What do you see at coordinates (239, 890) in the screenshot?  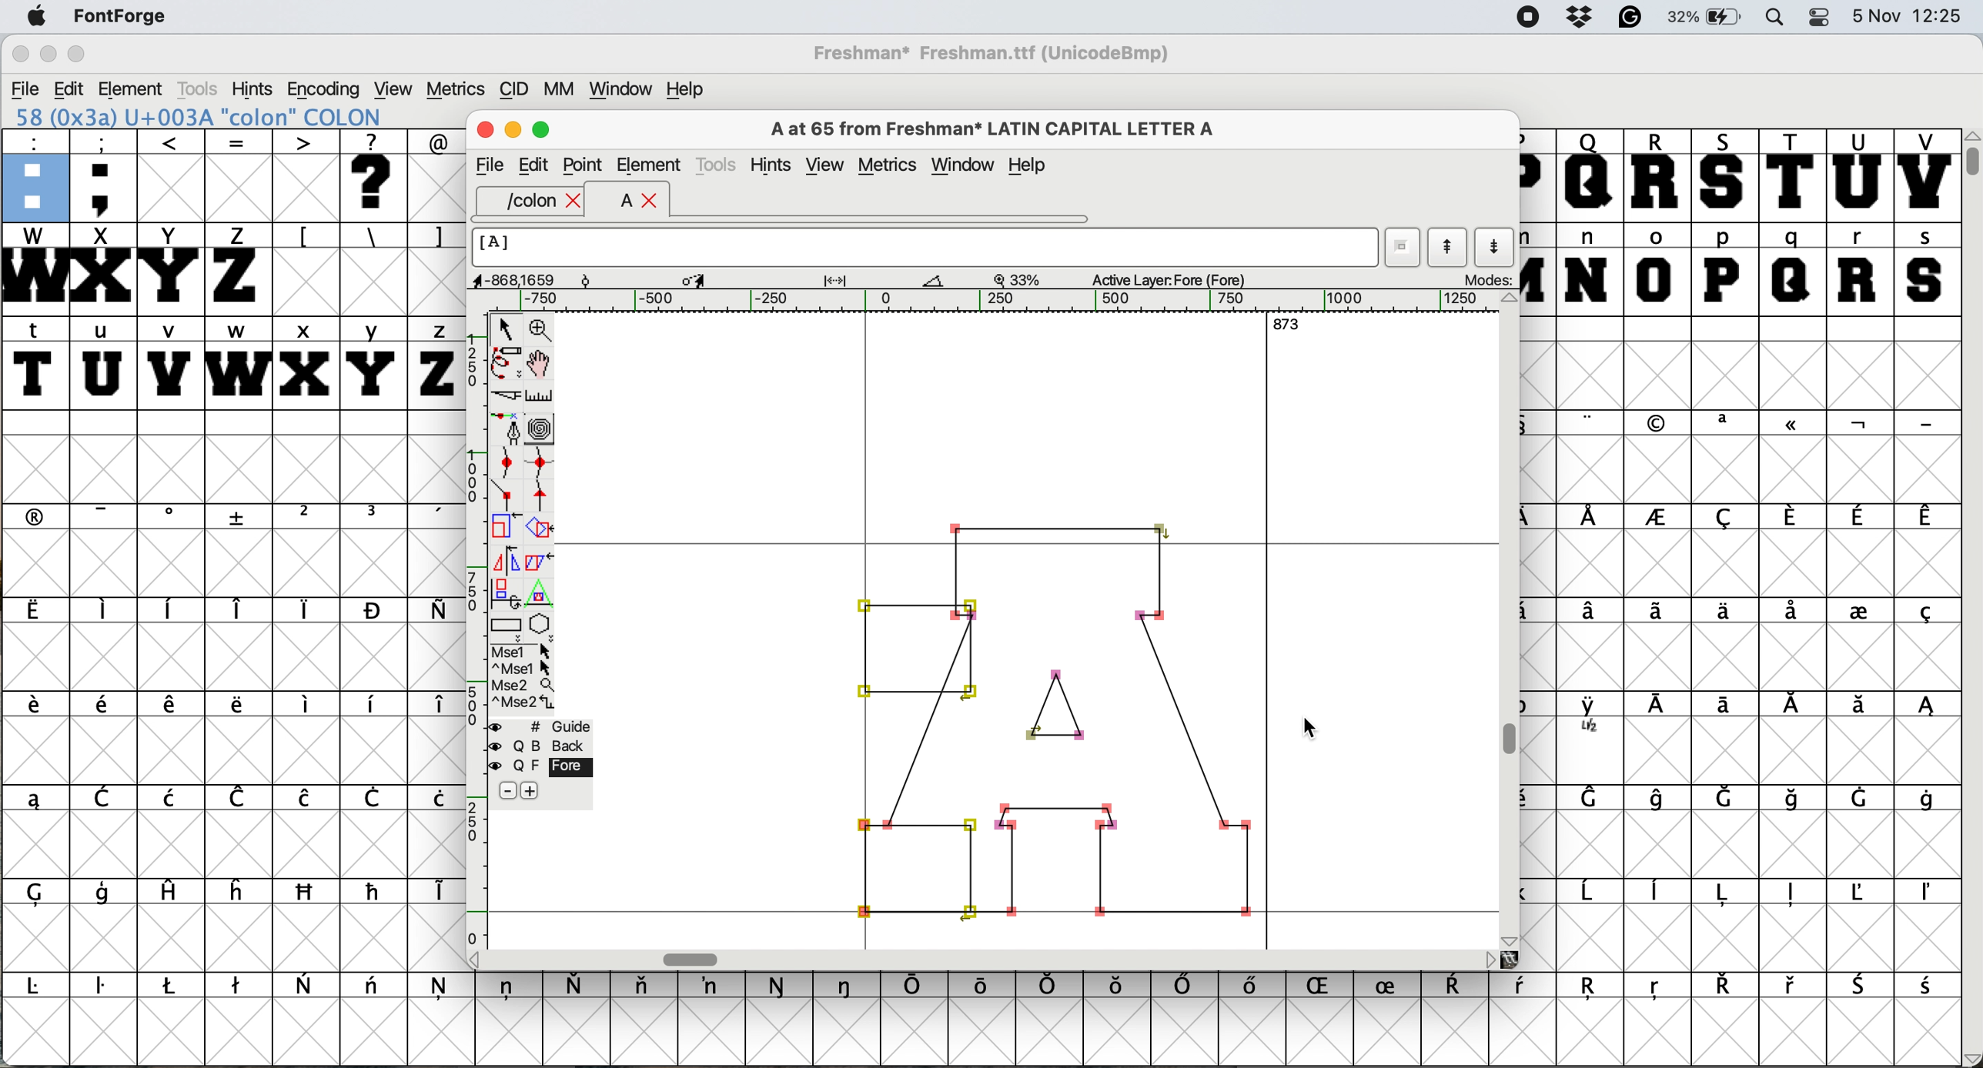 I see `symbol` at bounding box center [239, 890].